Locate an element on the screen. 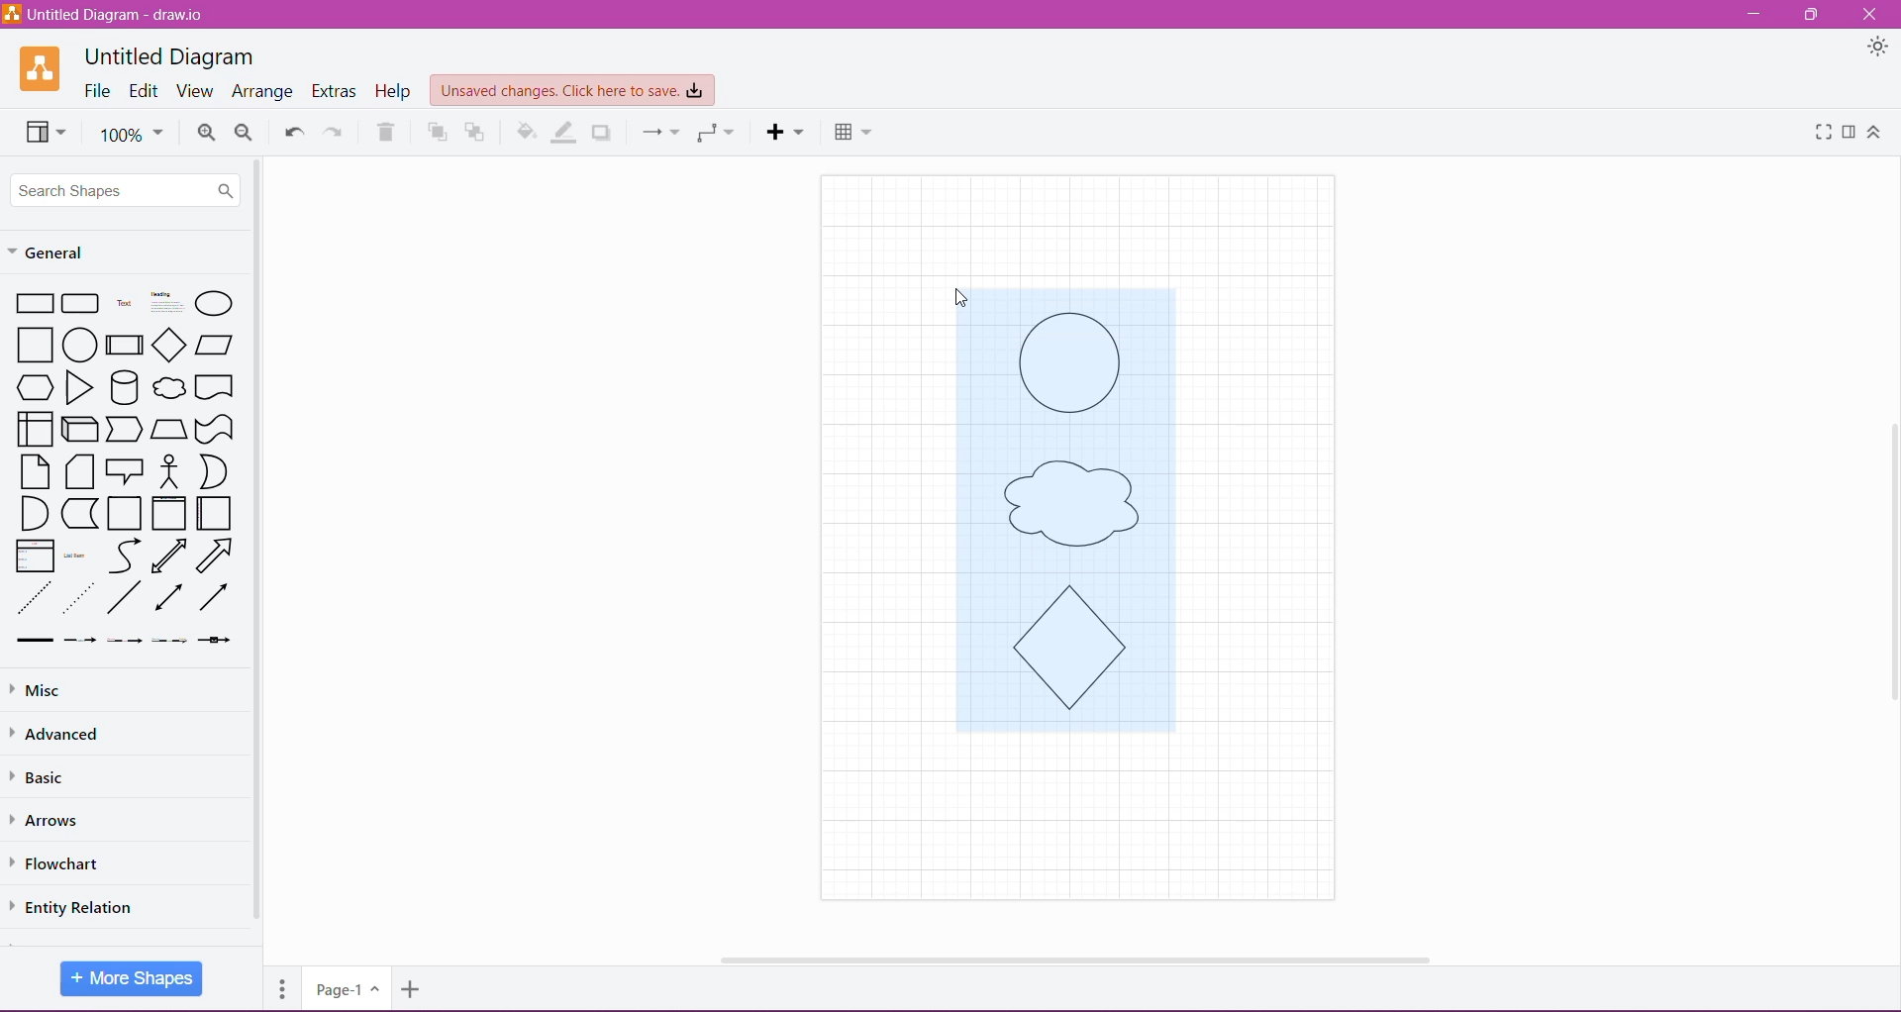 The image size is (1901, 1012). Search Shapes is located at coordinates (127, 189).